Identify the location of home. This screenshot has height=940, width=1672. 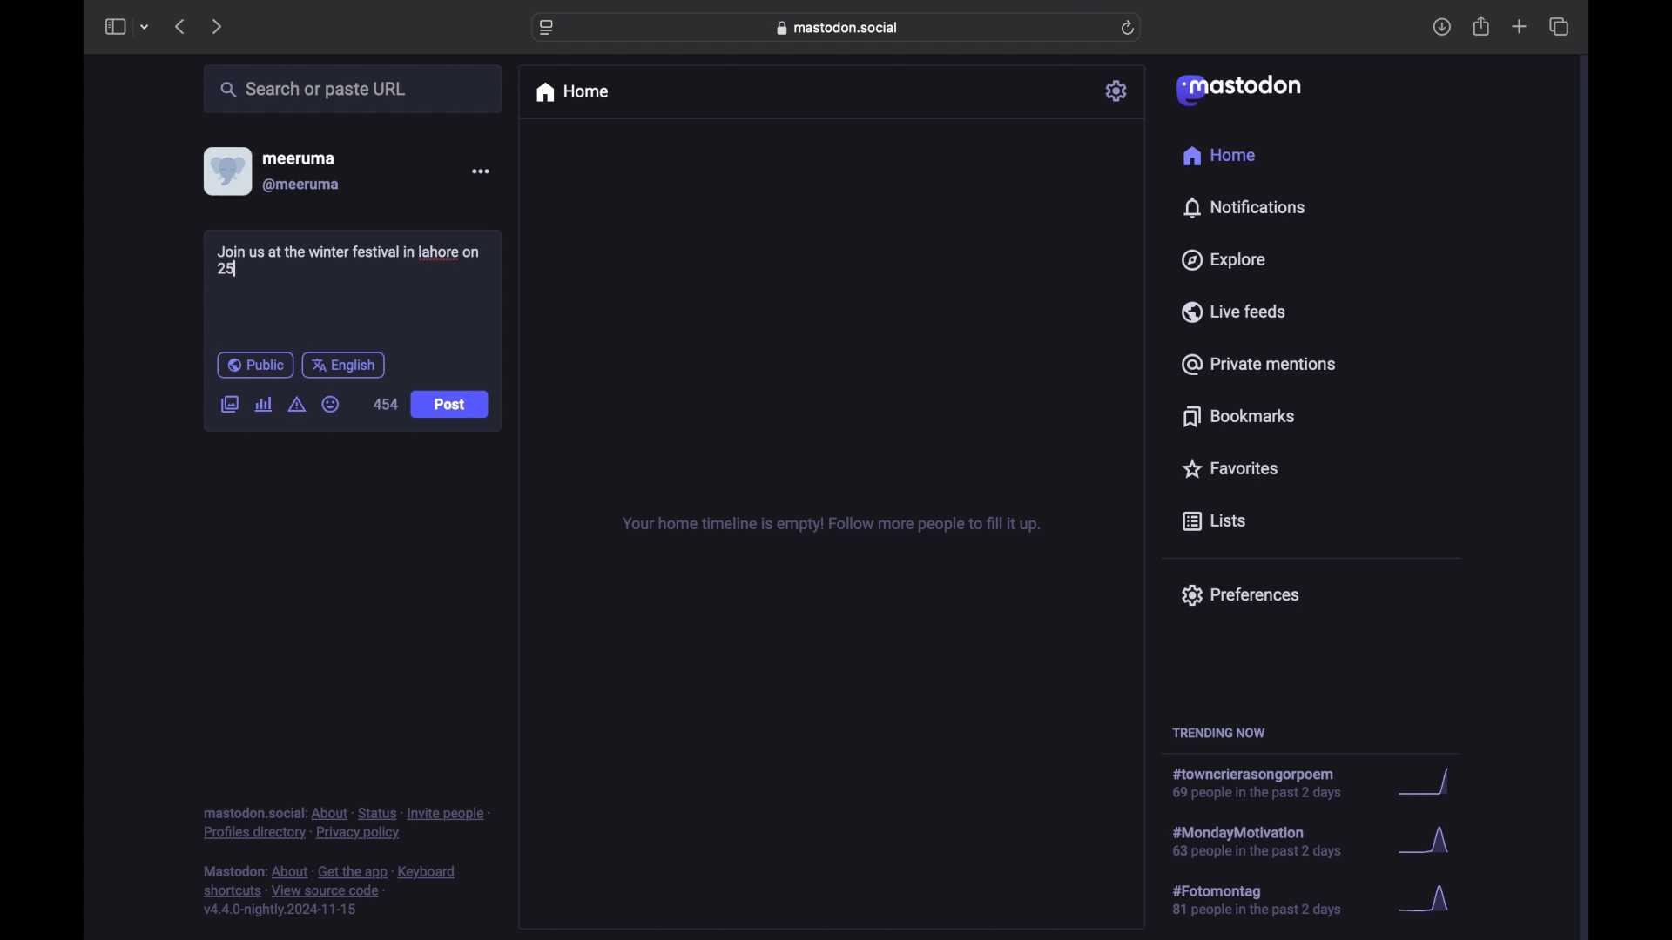
(571, 92).